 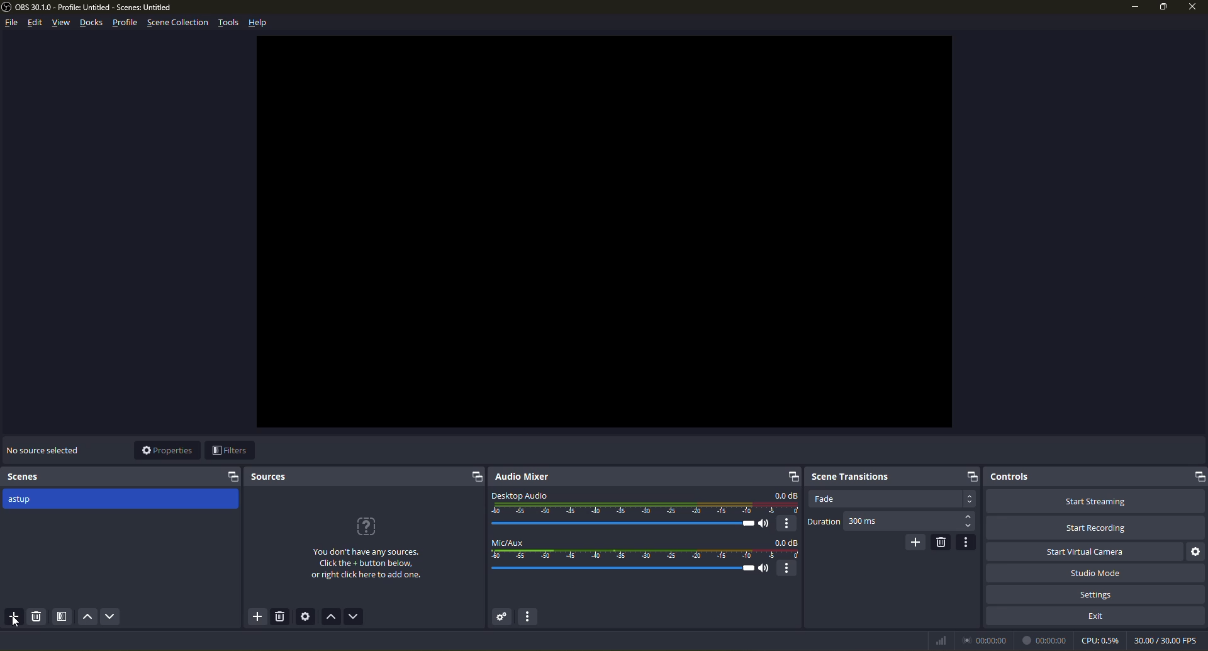 I want to click on no source selected, so click(x=45, y=449).